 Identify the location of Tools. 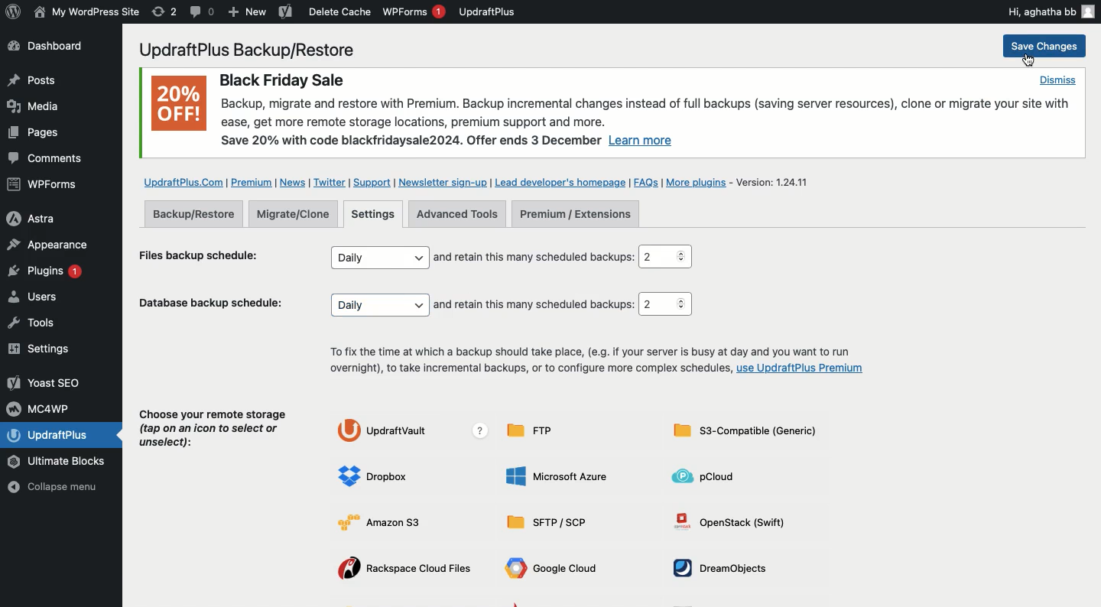
(41, 323).